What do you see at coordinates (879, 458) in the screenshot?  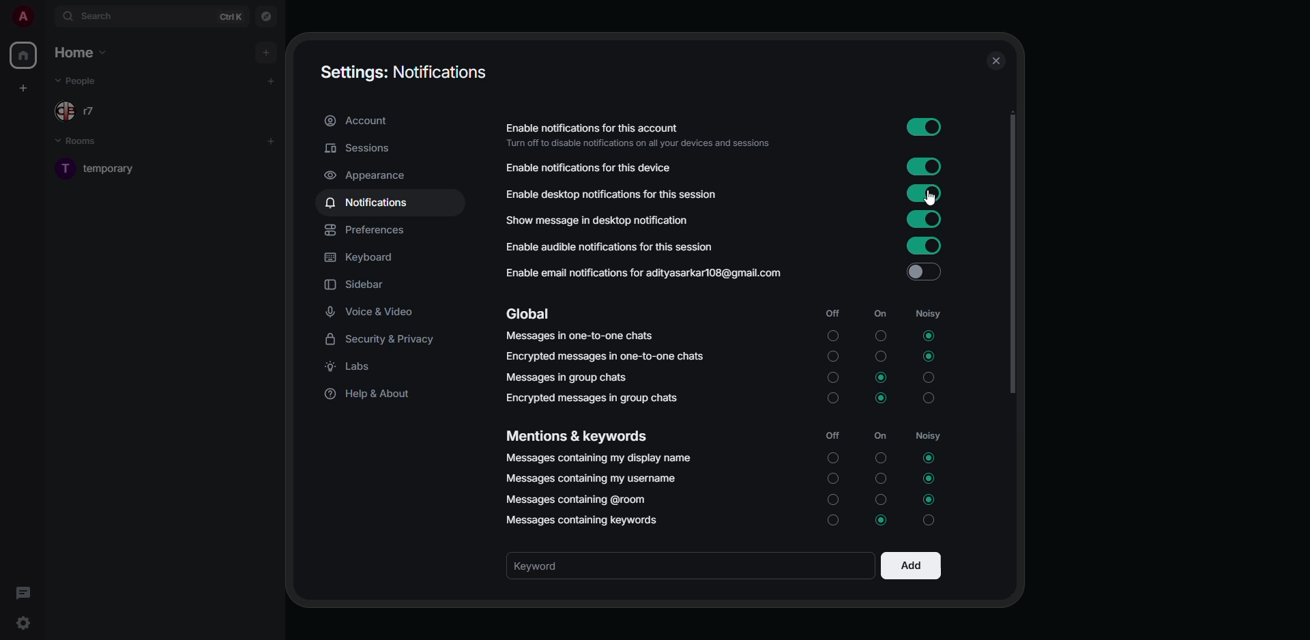 I see `turn off` at bounding box center [879, 458].